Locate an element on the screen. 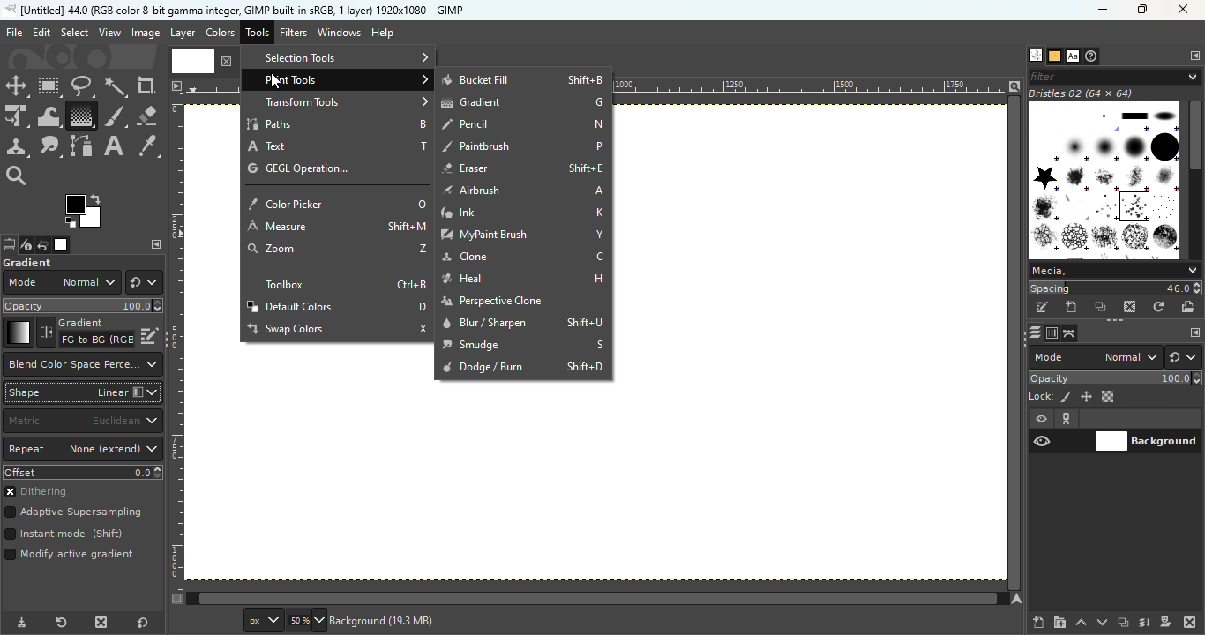 This screenshot has height=635, width=1205. Delete tool preset is located at coordinates (97, 623).